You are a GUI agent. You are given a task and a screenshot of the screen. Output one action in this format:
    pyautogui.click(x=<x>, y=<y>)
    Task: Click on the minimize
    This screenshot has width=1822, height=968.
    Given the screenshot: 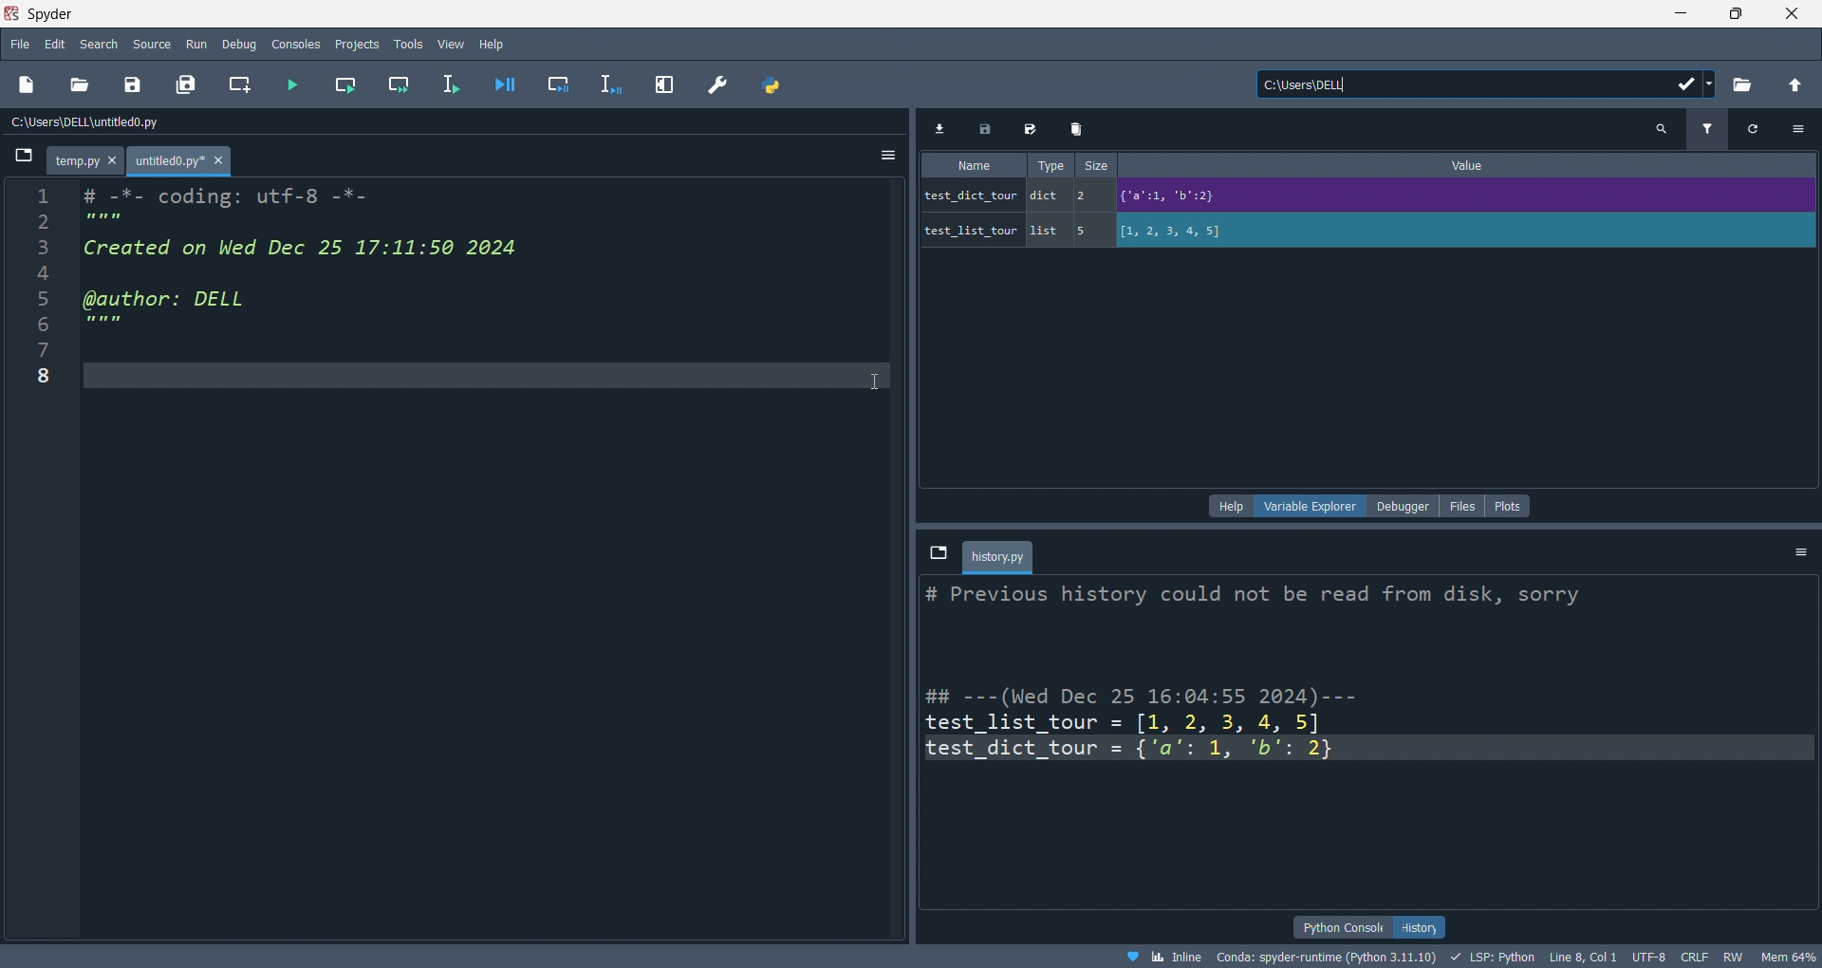 What is the action you would take?
    pyautogui.click(x=1678, y=12)
    